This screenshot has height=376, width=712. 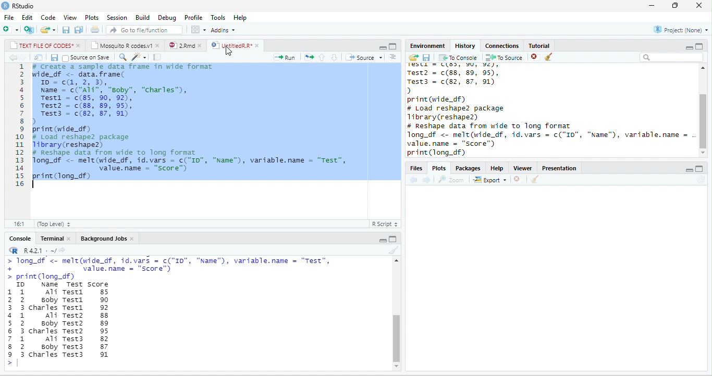 I want to click on Code, so click(x=48, y=18).